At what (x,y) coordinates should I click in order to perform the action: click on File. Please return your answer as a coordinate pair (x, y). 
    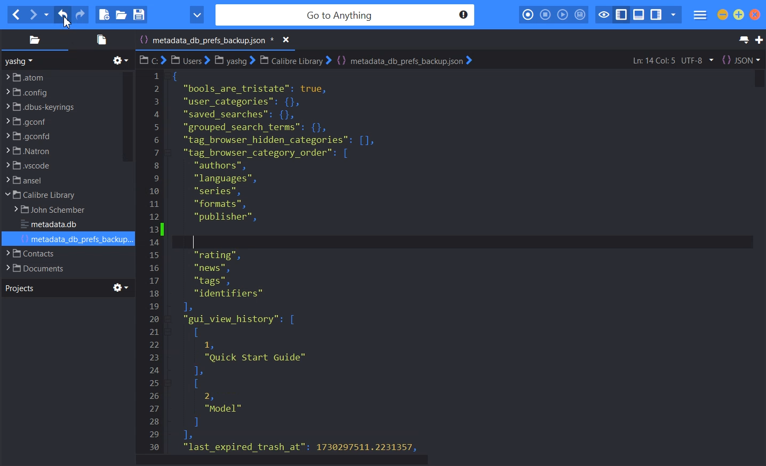
    Looking at the image, I should click on (53, 225).